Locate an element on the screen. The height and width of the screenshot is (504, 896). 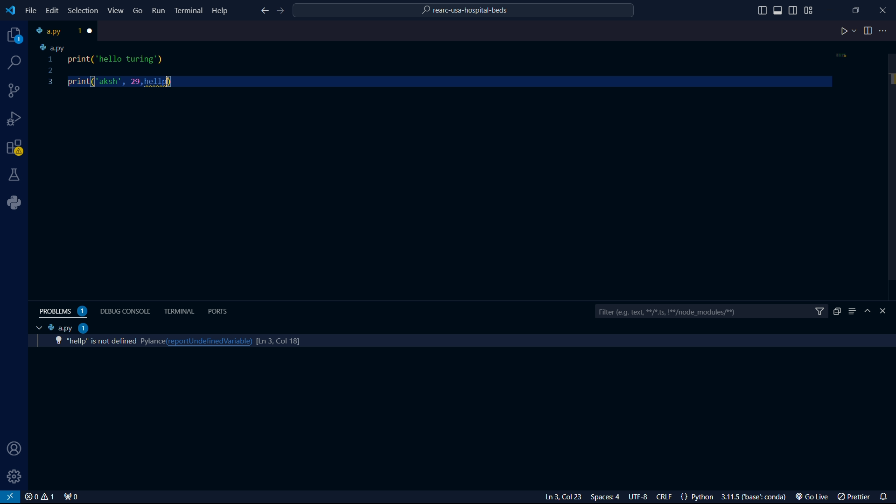
tab is located at coordinates (36, 328).